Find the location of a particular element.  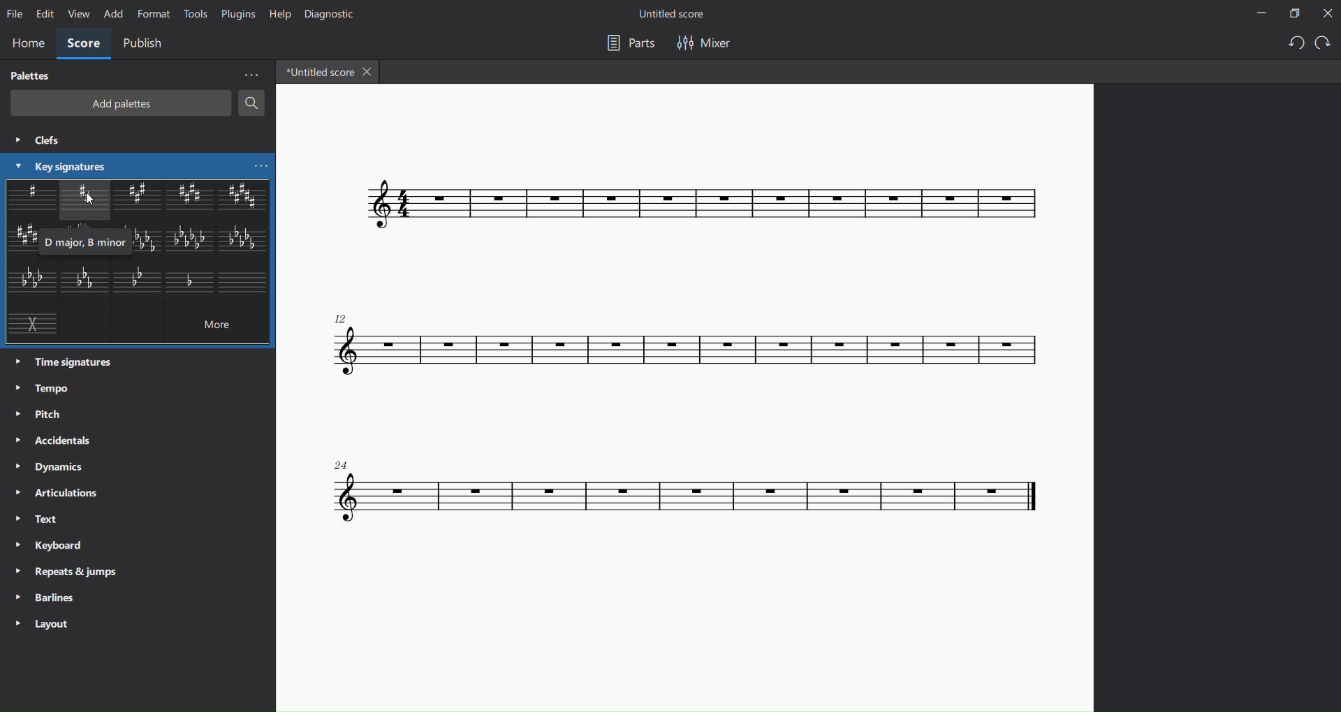

time signatures is located at coordinates (60, 363).